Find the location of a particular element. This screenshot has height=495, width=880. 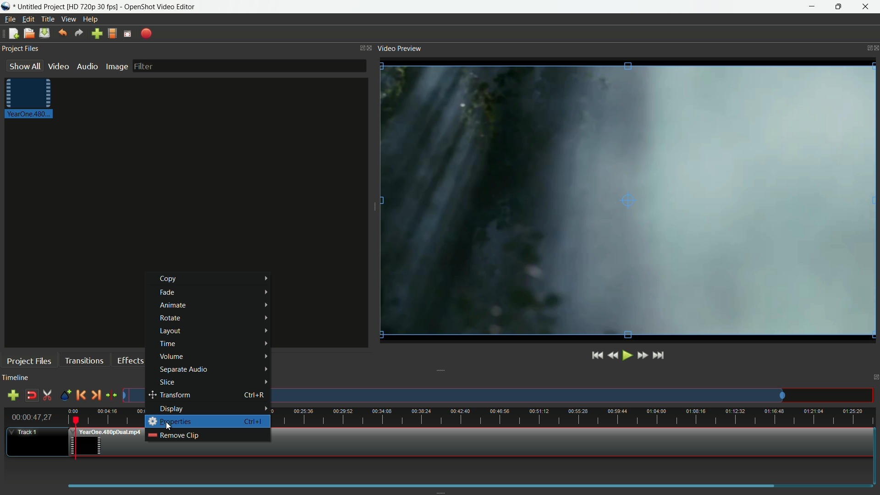

maximize is located at coordinates (837, 7).